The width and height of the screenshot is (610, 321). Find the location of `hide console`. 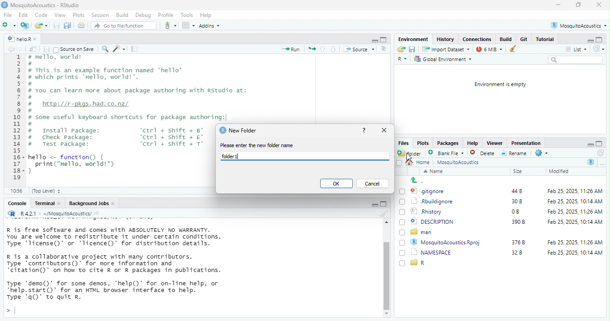

hide console is located at coordinates (384, 205).